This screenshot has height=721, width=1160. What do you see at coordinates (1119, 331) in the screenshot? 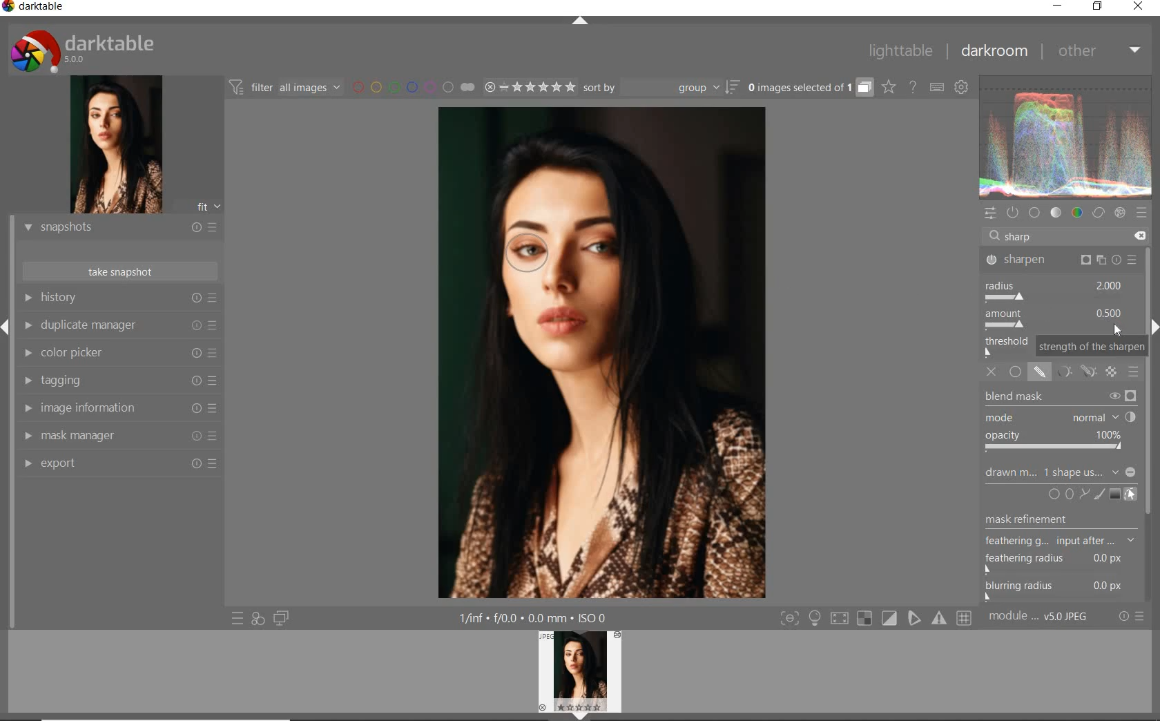
I see `cursor position` at bounding box center [1119, 331].